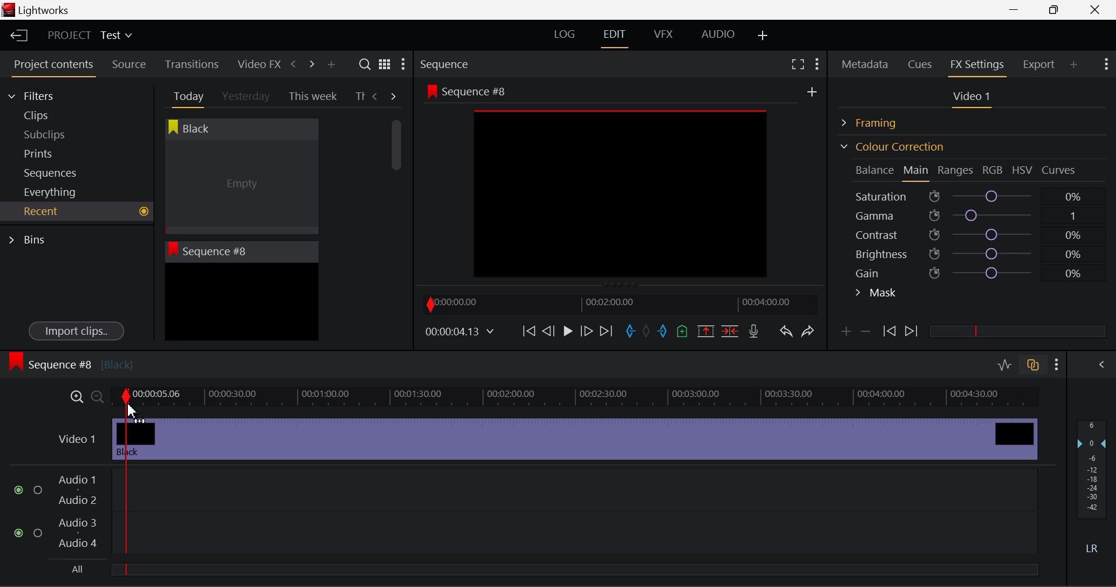 The width and height of the screenshot is (1116, 587). What do you see at coordinates (77, 212) in the screenshot?
I see `Recent Tab Open` at bounding box center [77, 212].